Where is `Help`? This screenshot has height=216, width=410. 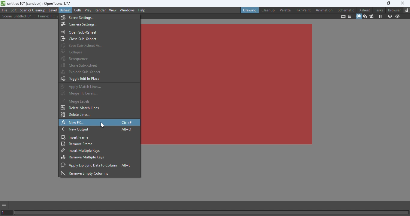 Help is located at coordinates (142, 10).